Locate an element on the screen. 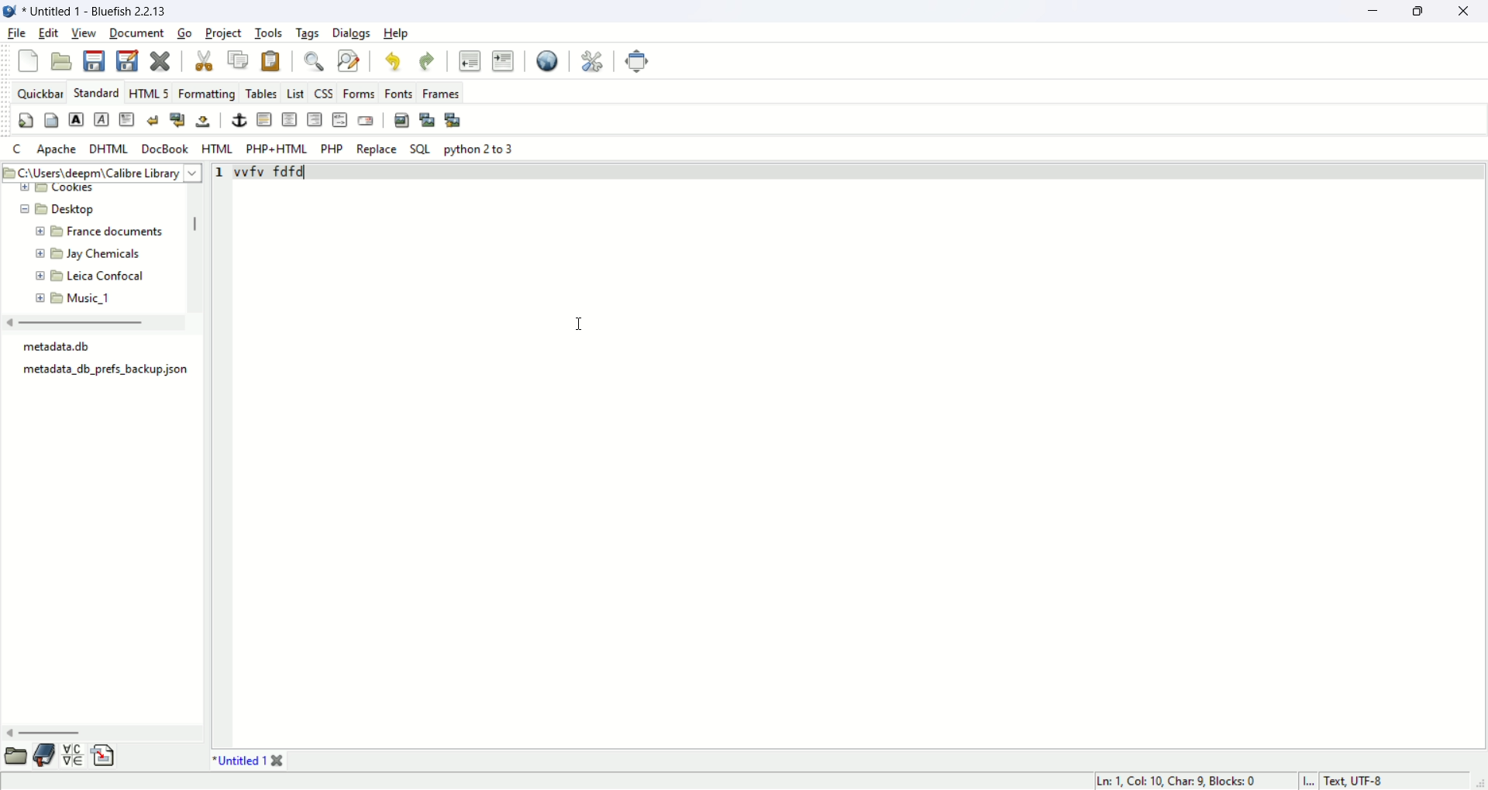 This screenshot has height=790, width=1488. horizontal rule is located at coordinates (266, 120).